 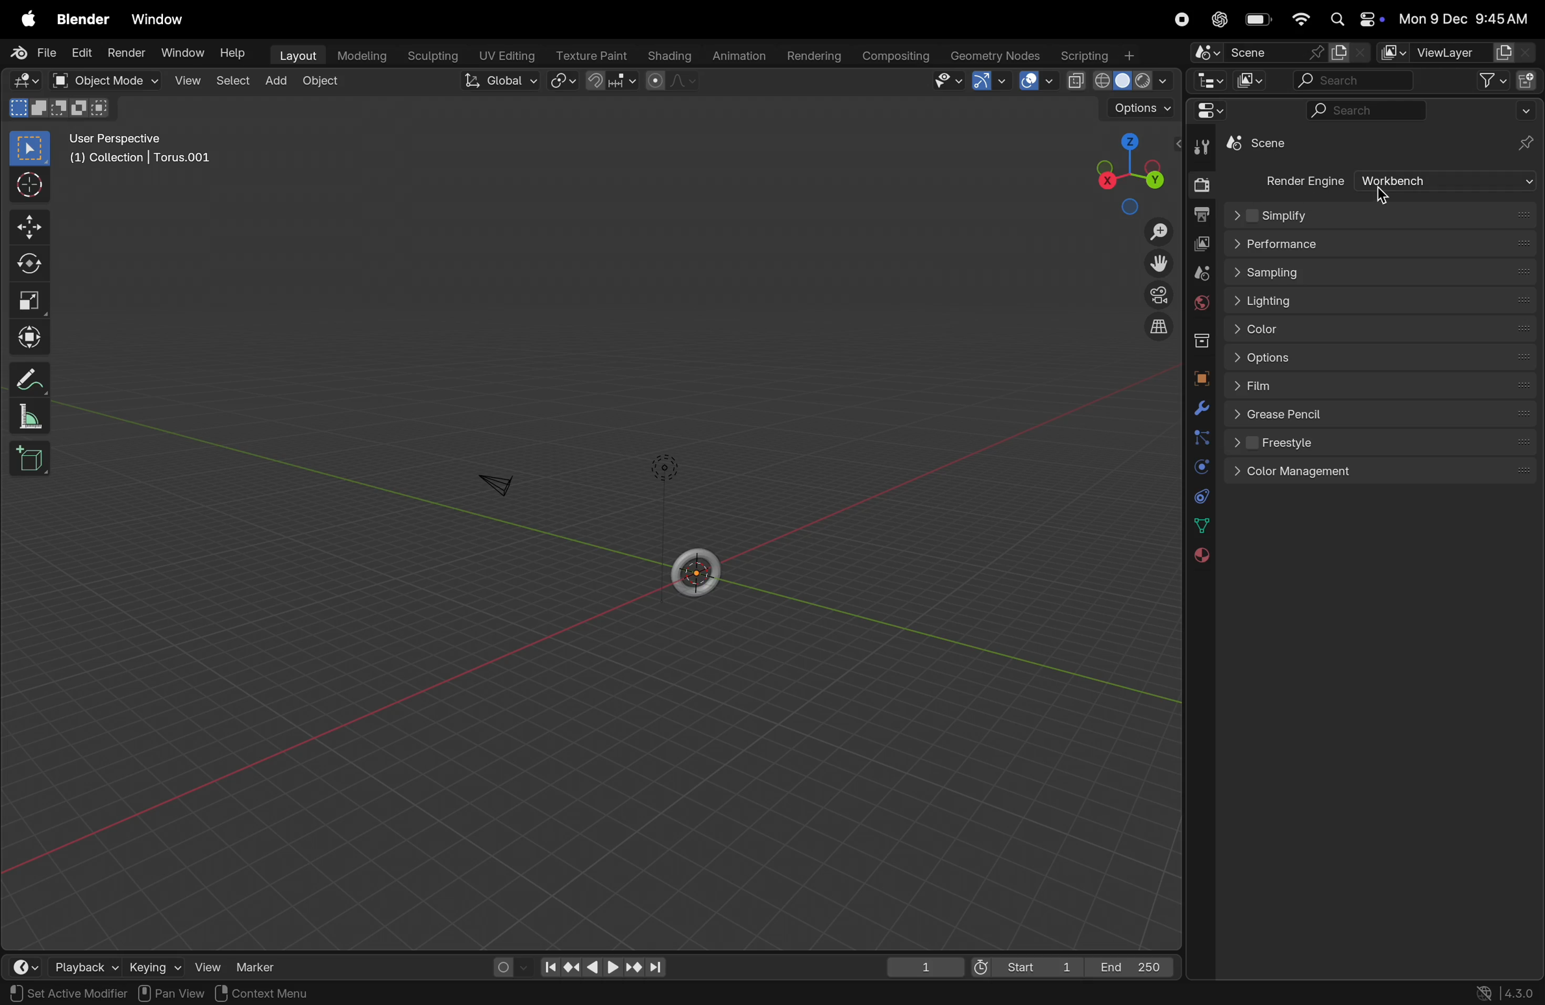 I want to click on Green pencil, so click(x=1384, y=415).